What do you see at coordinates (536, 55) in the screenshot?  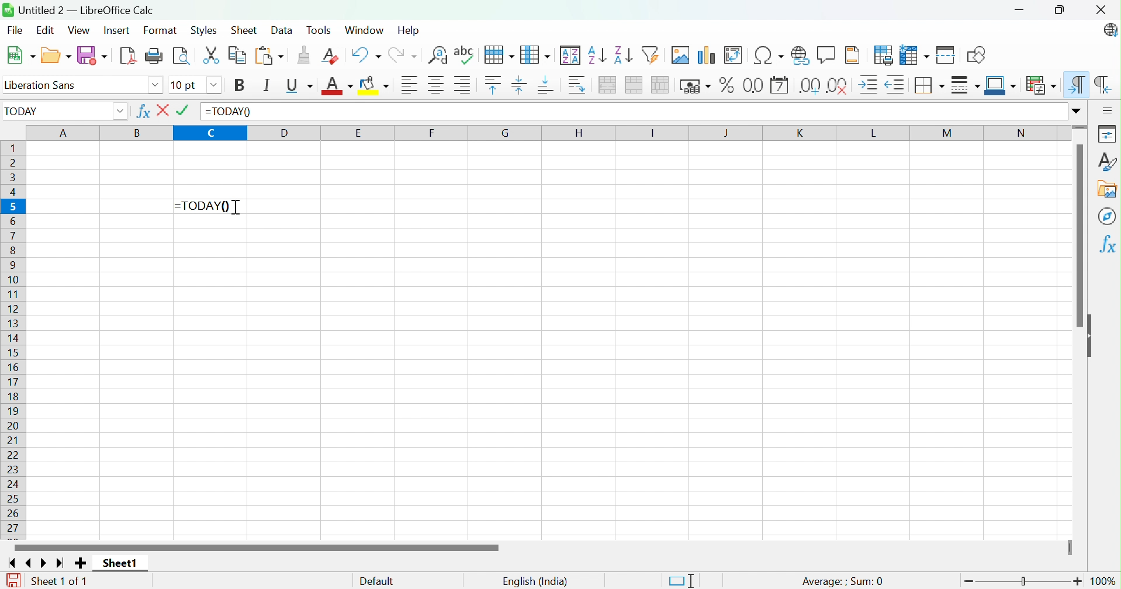 I see `Column` at bounding box center [536, 55].